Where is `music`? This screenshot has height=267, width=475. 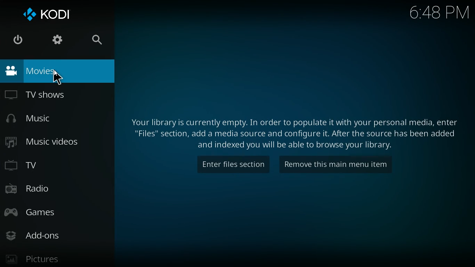
music is located at coordinates (51, 119).